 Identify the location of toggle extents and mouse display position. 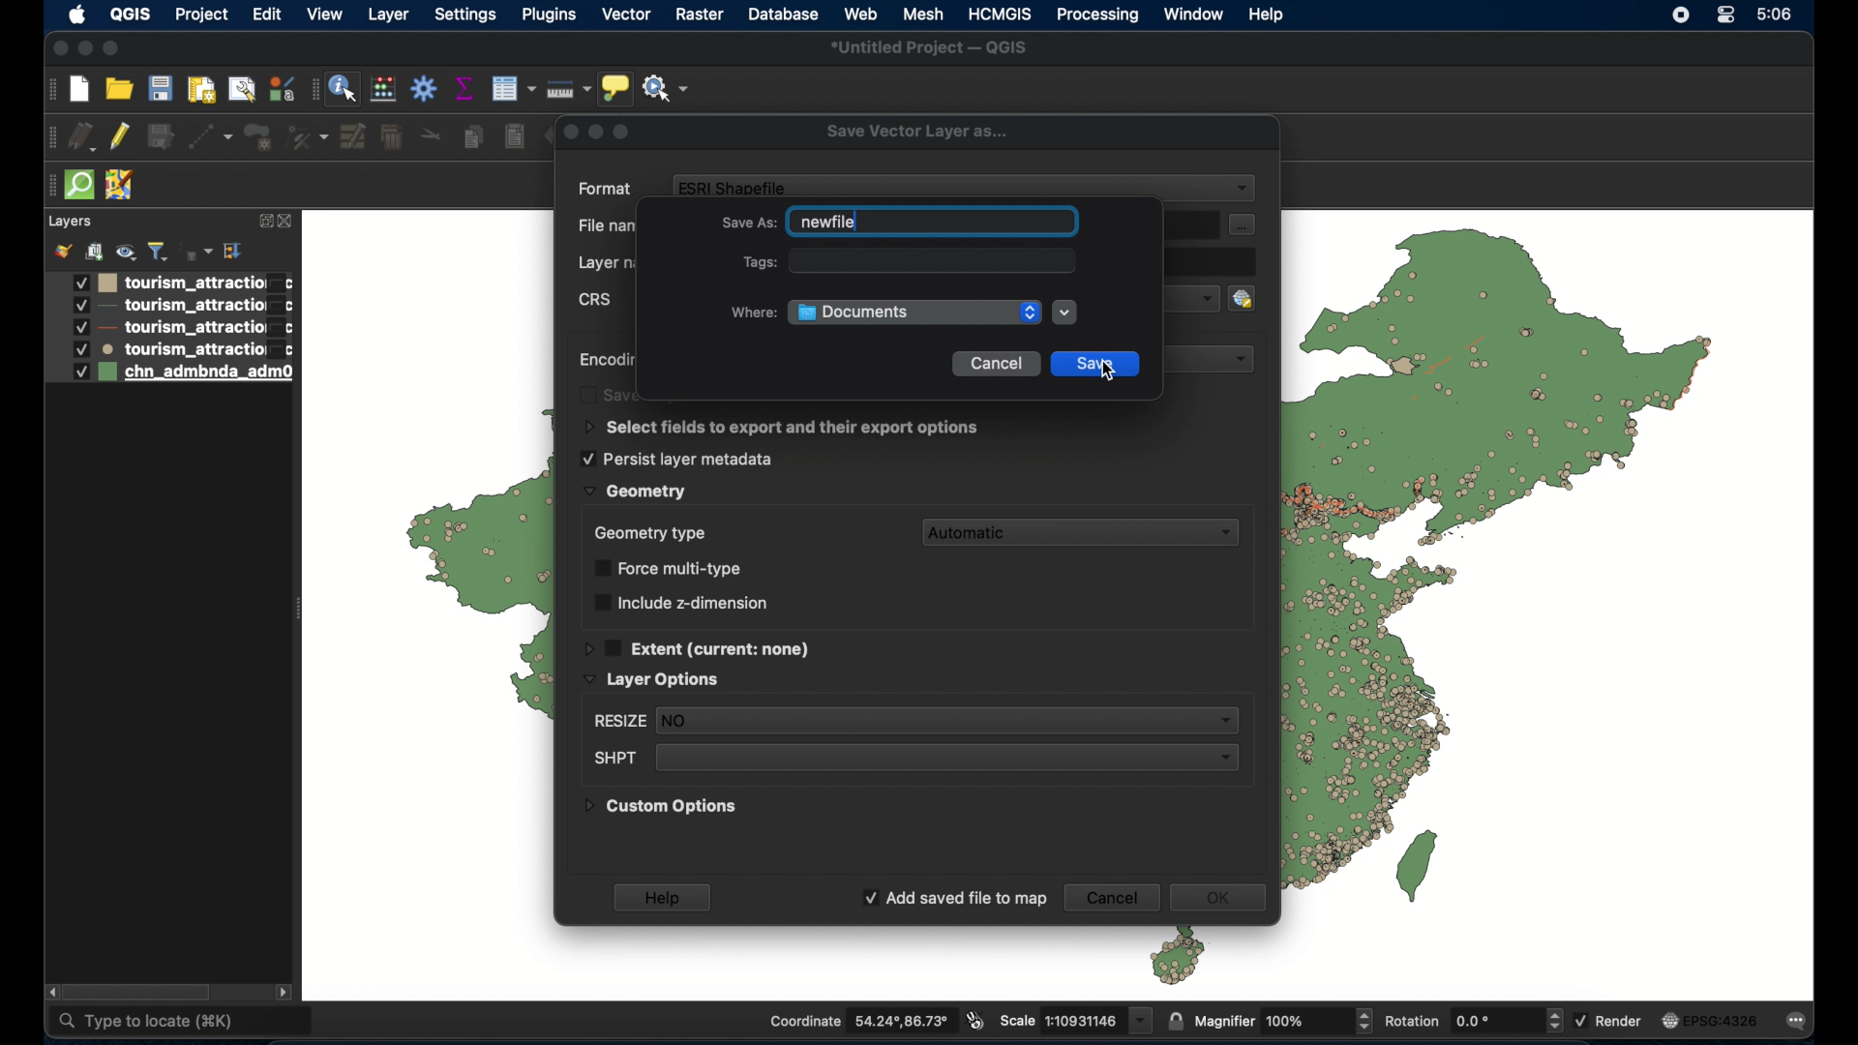
(976, 1022).